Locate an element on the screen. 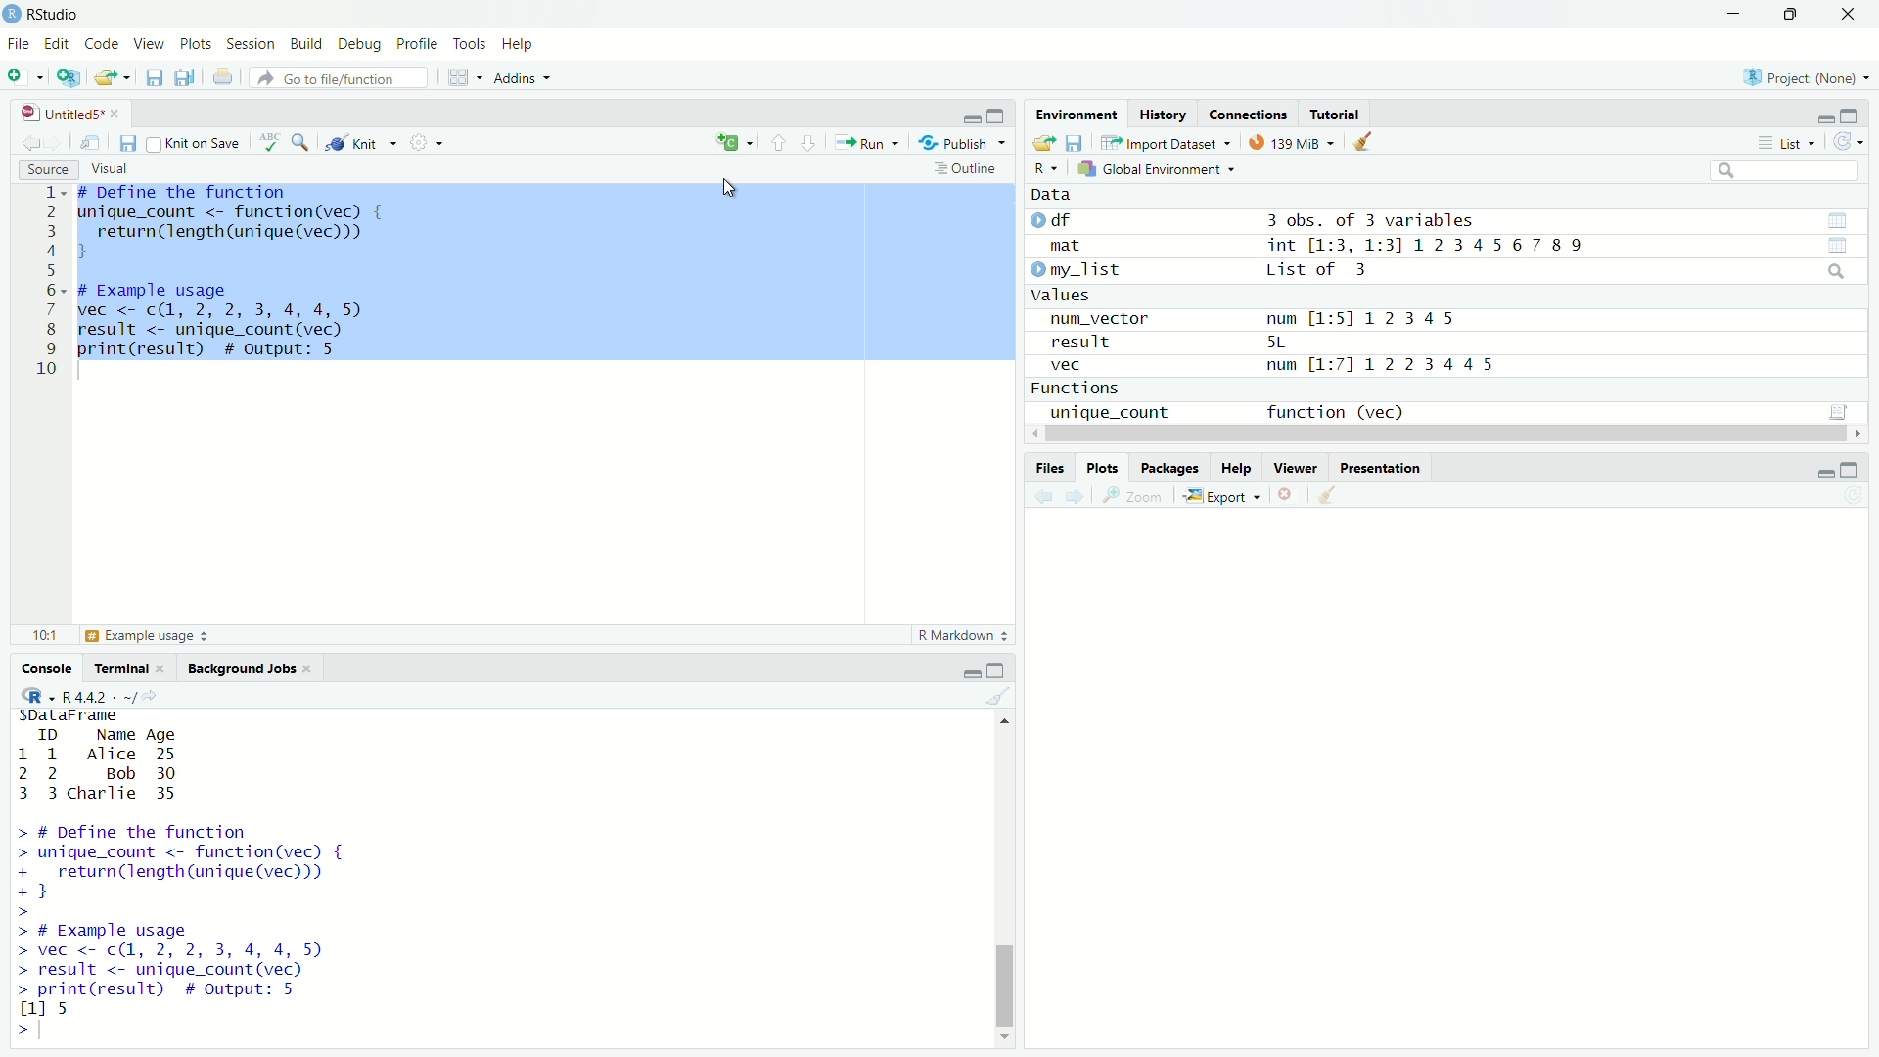 The image size is (1879, 1057). print current file is located at coordinates (222, 79).